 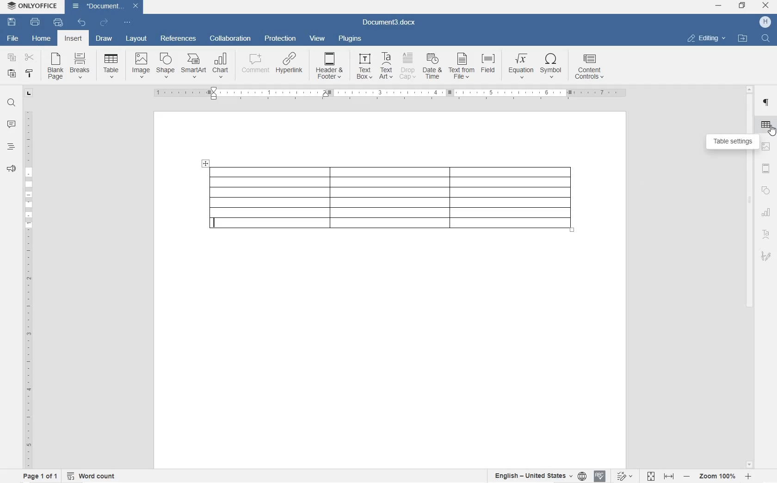 What do you see at coordinates (599, 477) in the screenshot?
I see `SPELL CHECKING` at bounding box center [599, 477].